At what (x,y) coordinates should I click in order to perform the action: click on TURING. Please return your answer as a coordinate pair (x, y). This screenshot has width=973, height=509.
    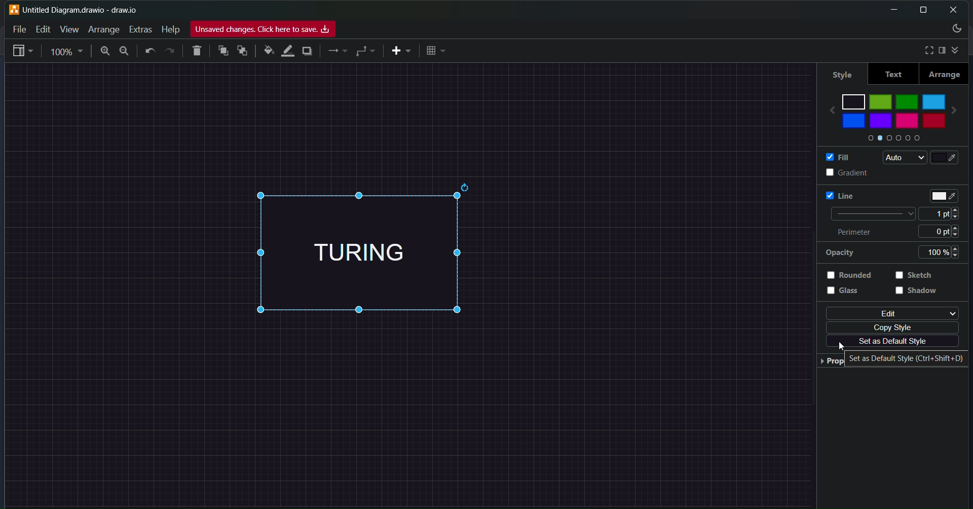
    Looking at the image, I should click on (380, 252).